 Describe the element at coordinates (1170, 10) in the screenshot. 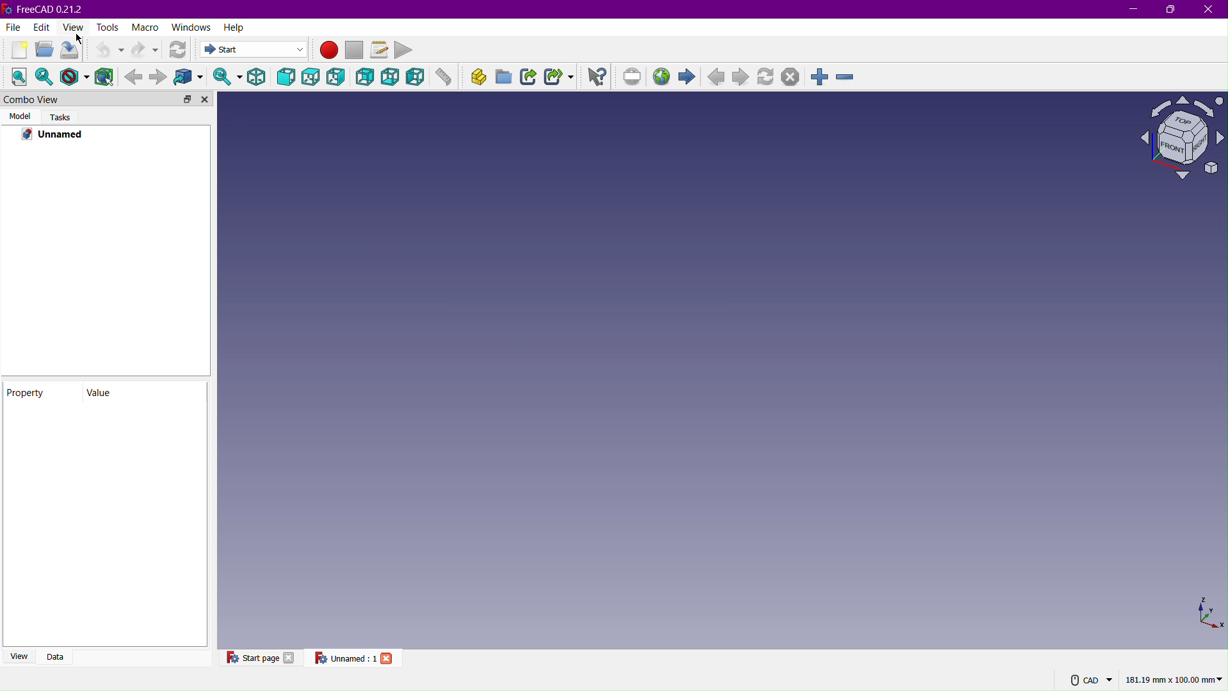

I see `Maximize` at that location.